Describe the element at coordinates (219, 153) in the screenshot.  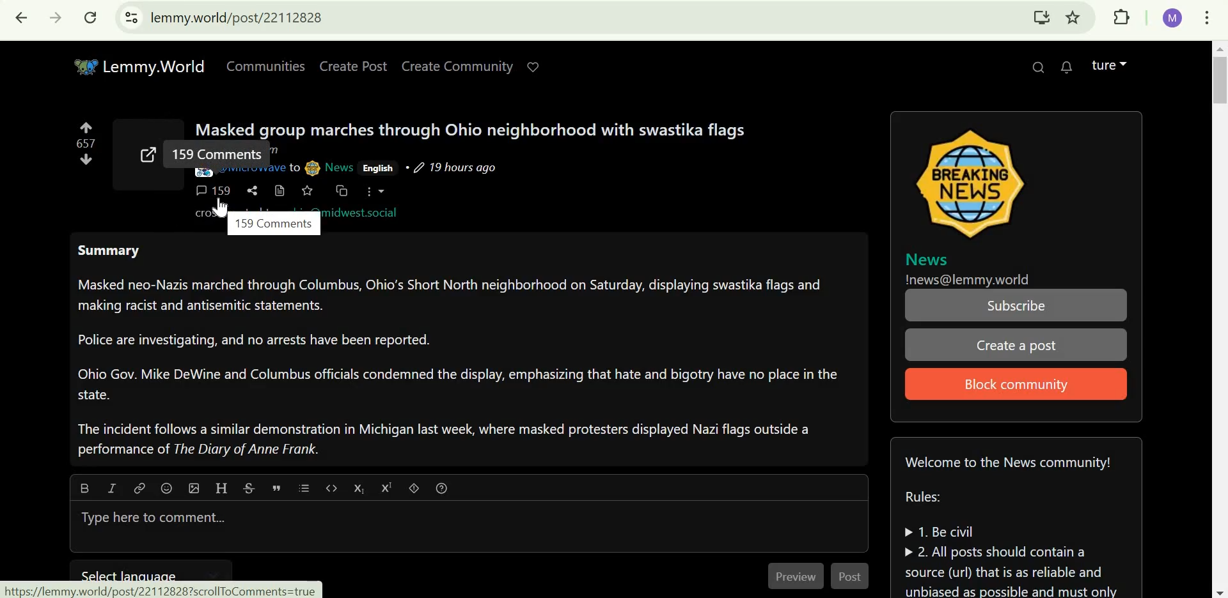
I see `159 comments` at that location.